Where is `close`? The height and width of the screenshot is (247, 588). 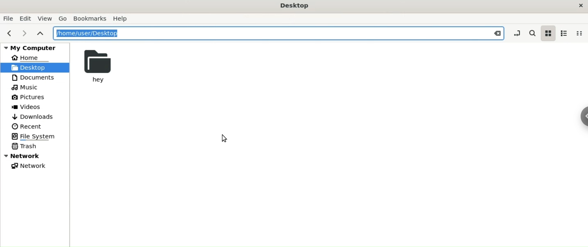 close is located at coordinates (579, 6).